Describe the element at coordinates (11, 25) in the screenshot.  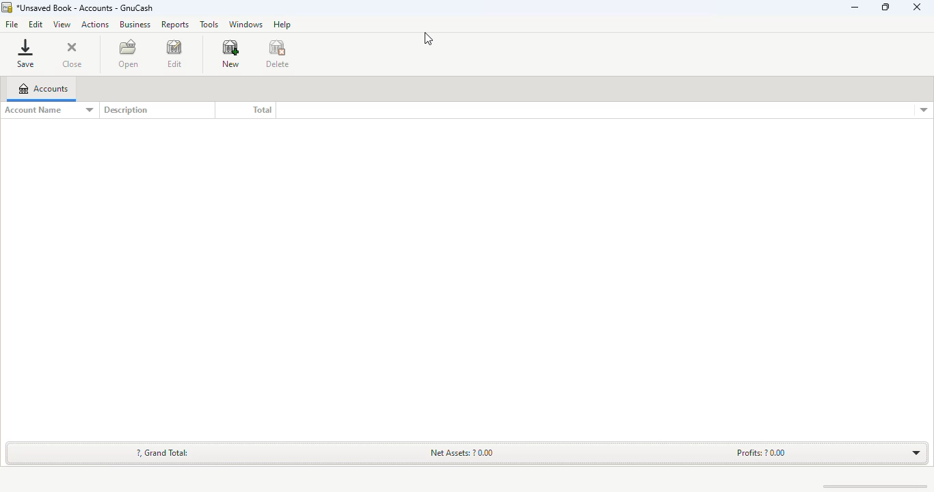
I see `file` at that location.